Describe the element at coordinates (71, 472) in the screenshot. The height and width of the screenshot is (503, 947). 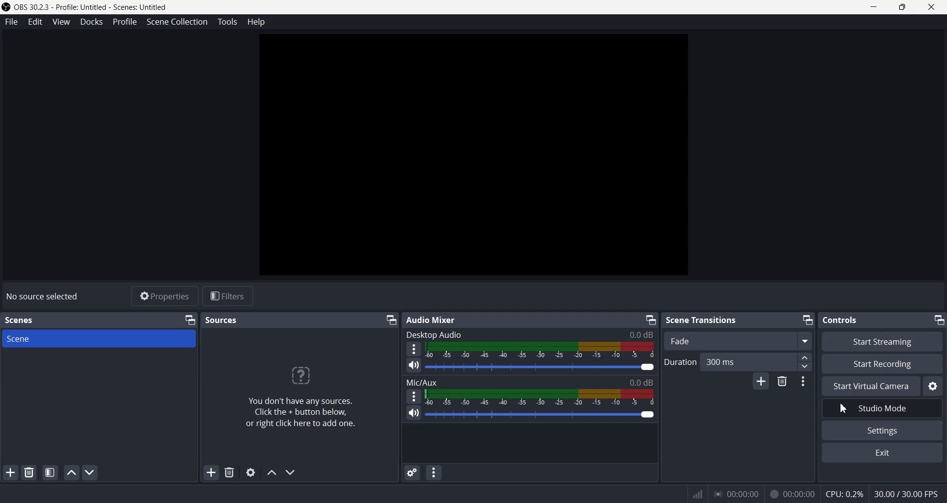
I see `Follow scene up` at that location.